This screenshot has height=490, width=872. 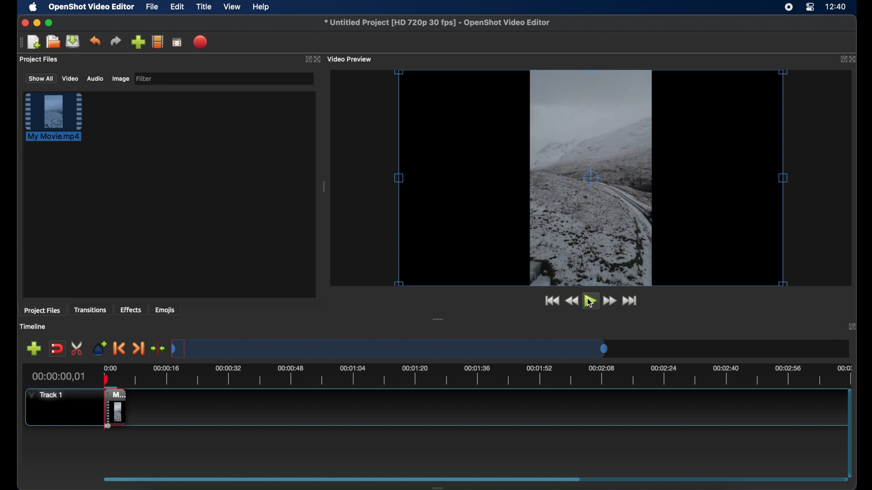 What do you see at coordinates (590, 300) in the screenshot?
I see `play button` at bounding box center [590, 300].